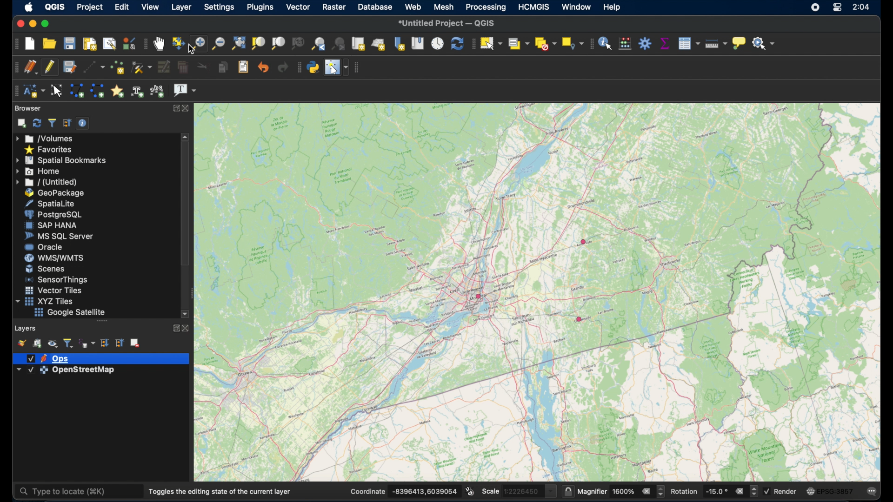 The width and height of the screenshot is (893, 502). I want to click on postgresql, so click(51, 214).